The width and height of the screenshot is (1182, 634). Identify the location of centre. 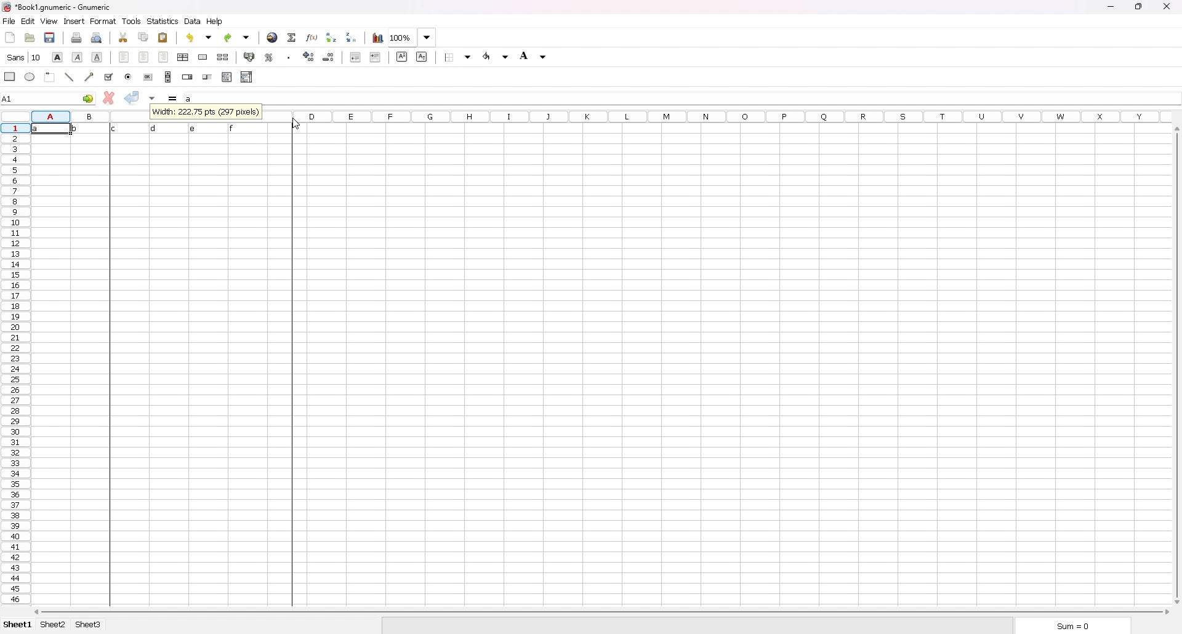
(143, 57).